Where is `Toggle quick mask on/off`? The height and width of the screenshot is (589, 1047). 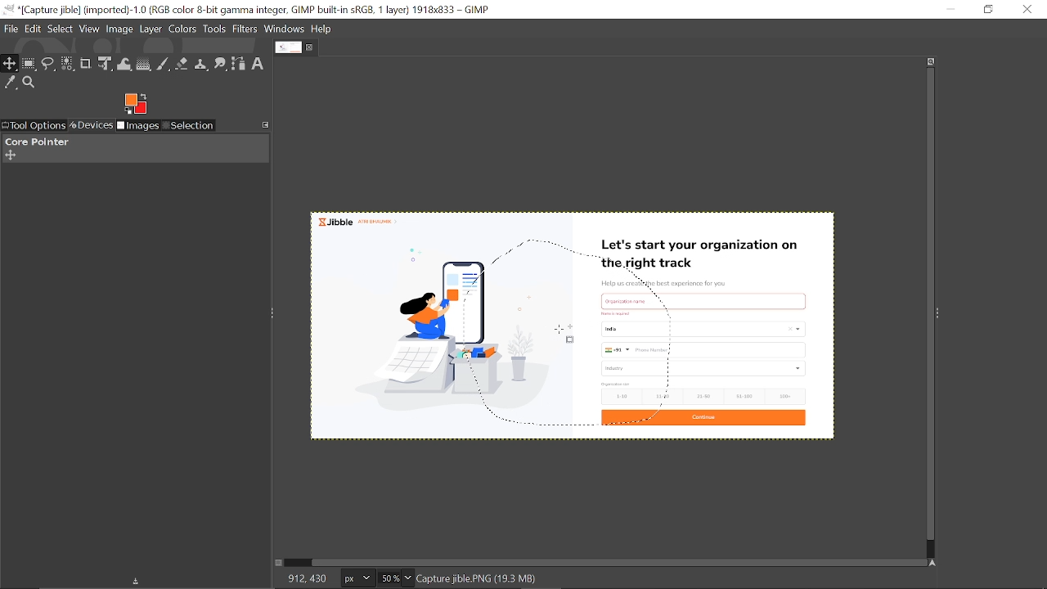 Toggle quick mask on/off is located at coordinates (277, 563).